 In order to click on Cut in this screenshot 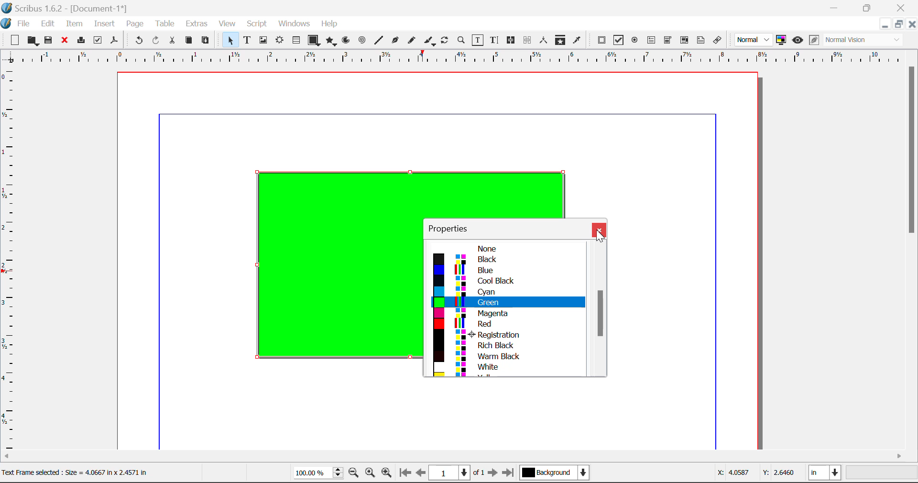, I will do `click(173, 40)`.